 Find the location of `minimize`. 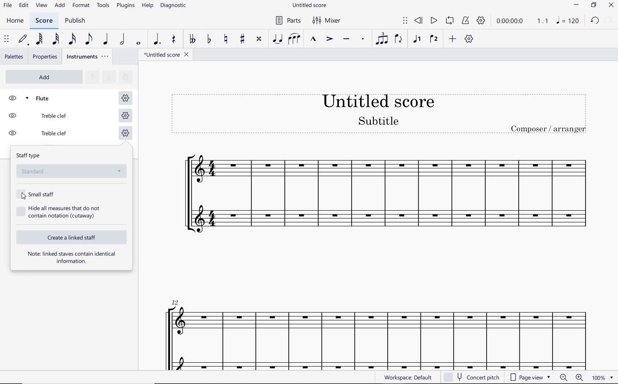

minimize is located at coordinates (576, 5).